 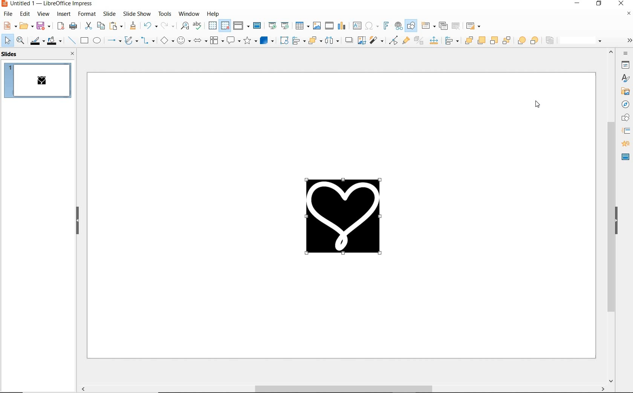 I want to click on select at least three objects to distribute, so click(x=332, y=41).